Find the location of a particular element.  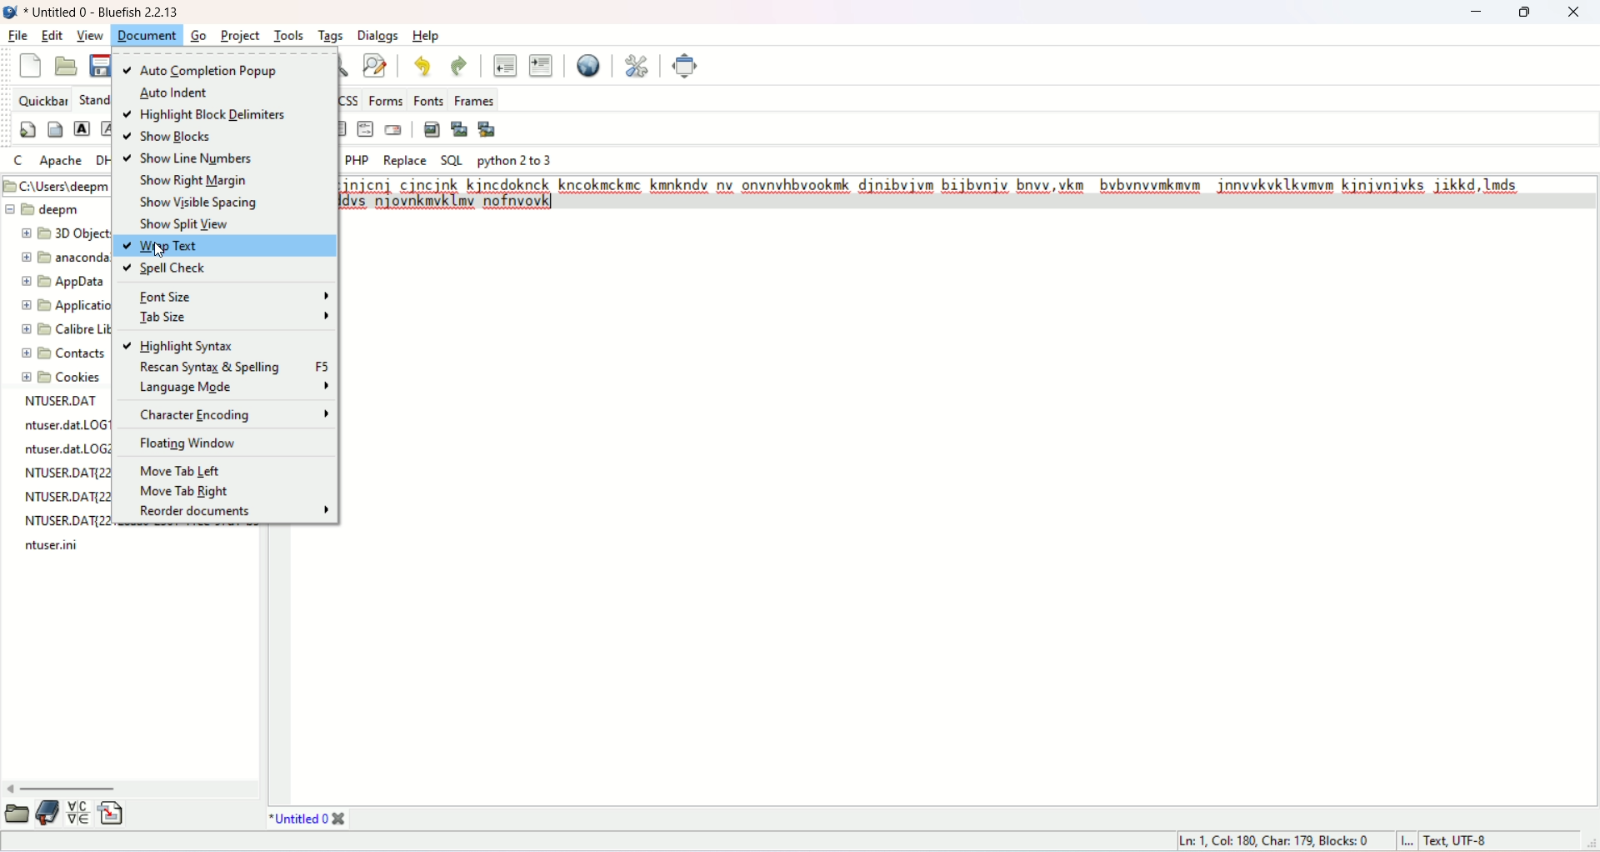

redo is located at coordinates (456, 67).